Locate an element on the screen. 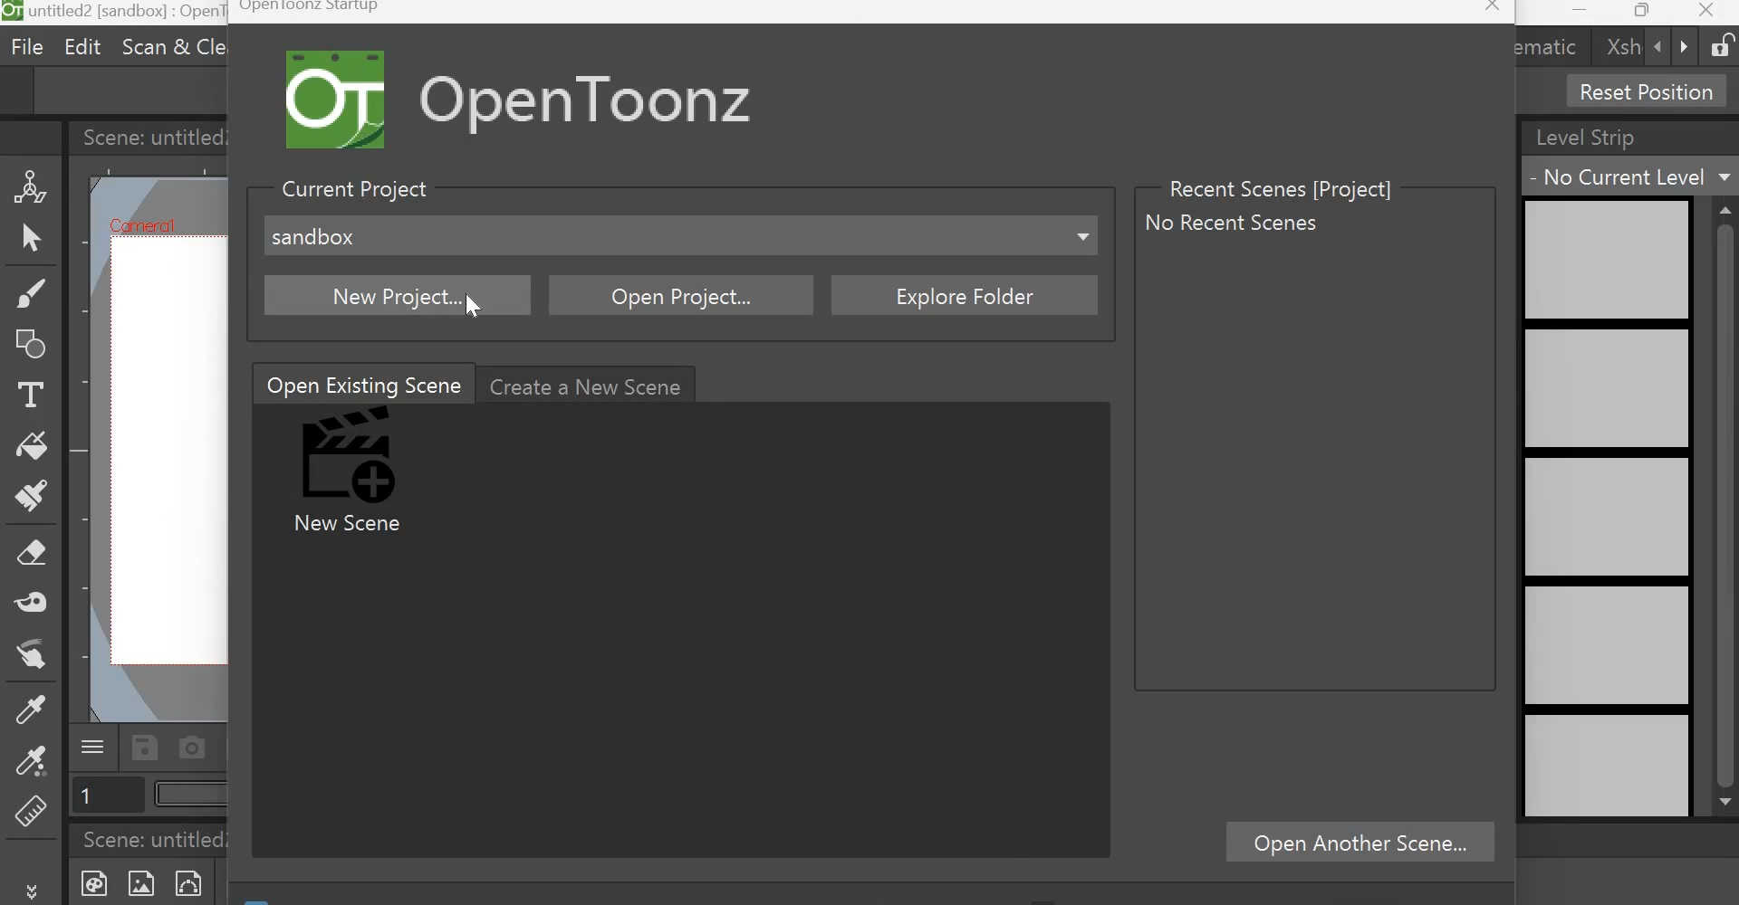 The image size is (1739, 905). New Vector level is located at coordinates (197, 881).